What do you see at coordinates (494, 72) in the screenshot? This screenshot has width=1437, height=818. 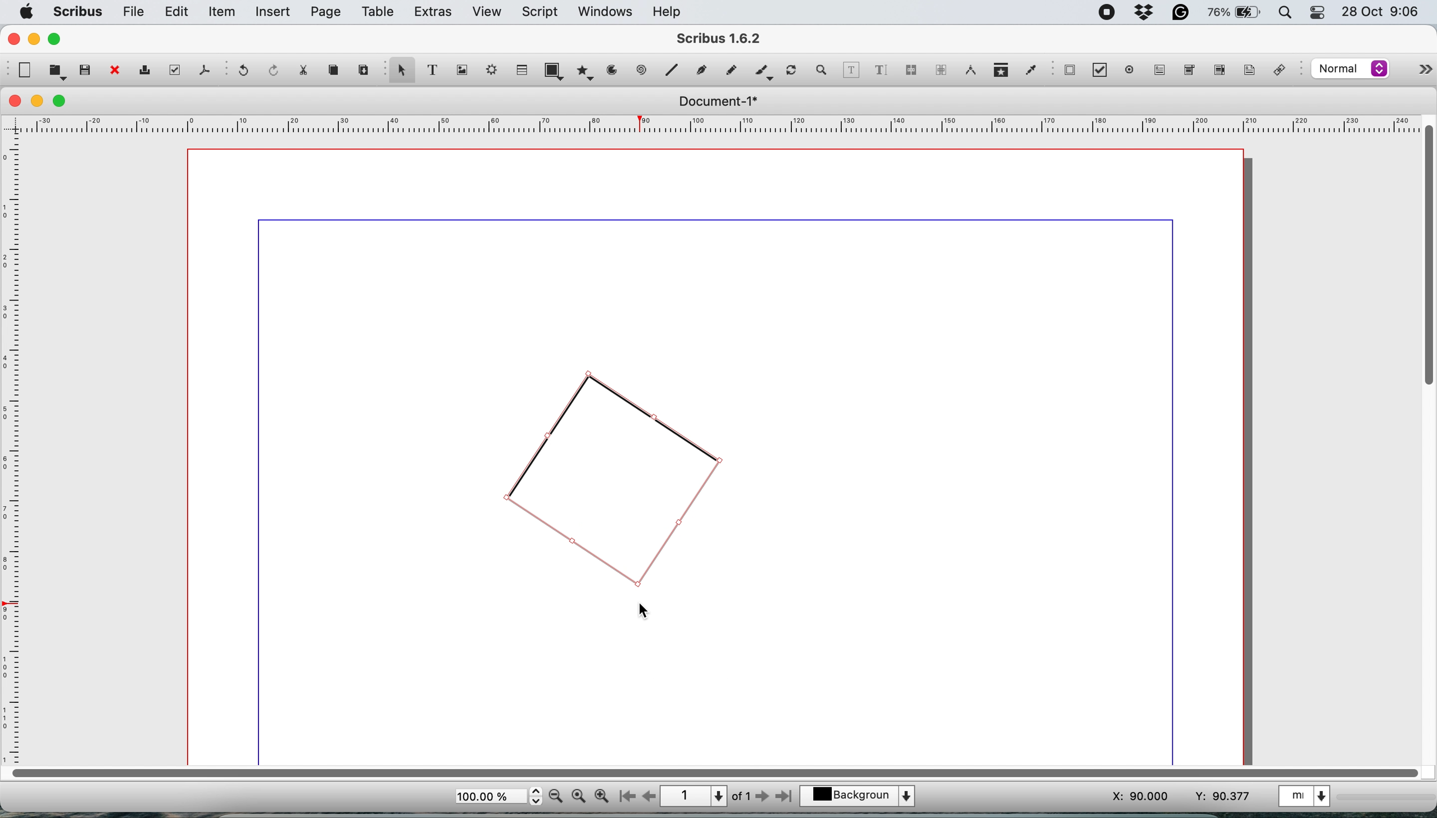 I see `render frame` at bounding box center [494, 72].